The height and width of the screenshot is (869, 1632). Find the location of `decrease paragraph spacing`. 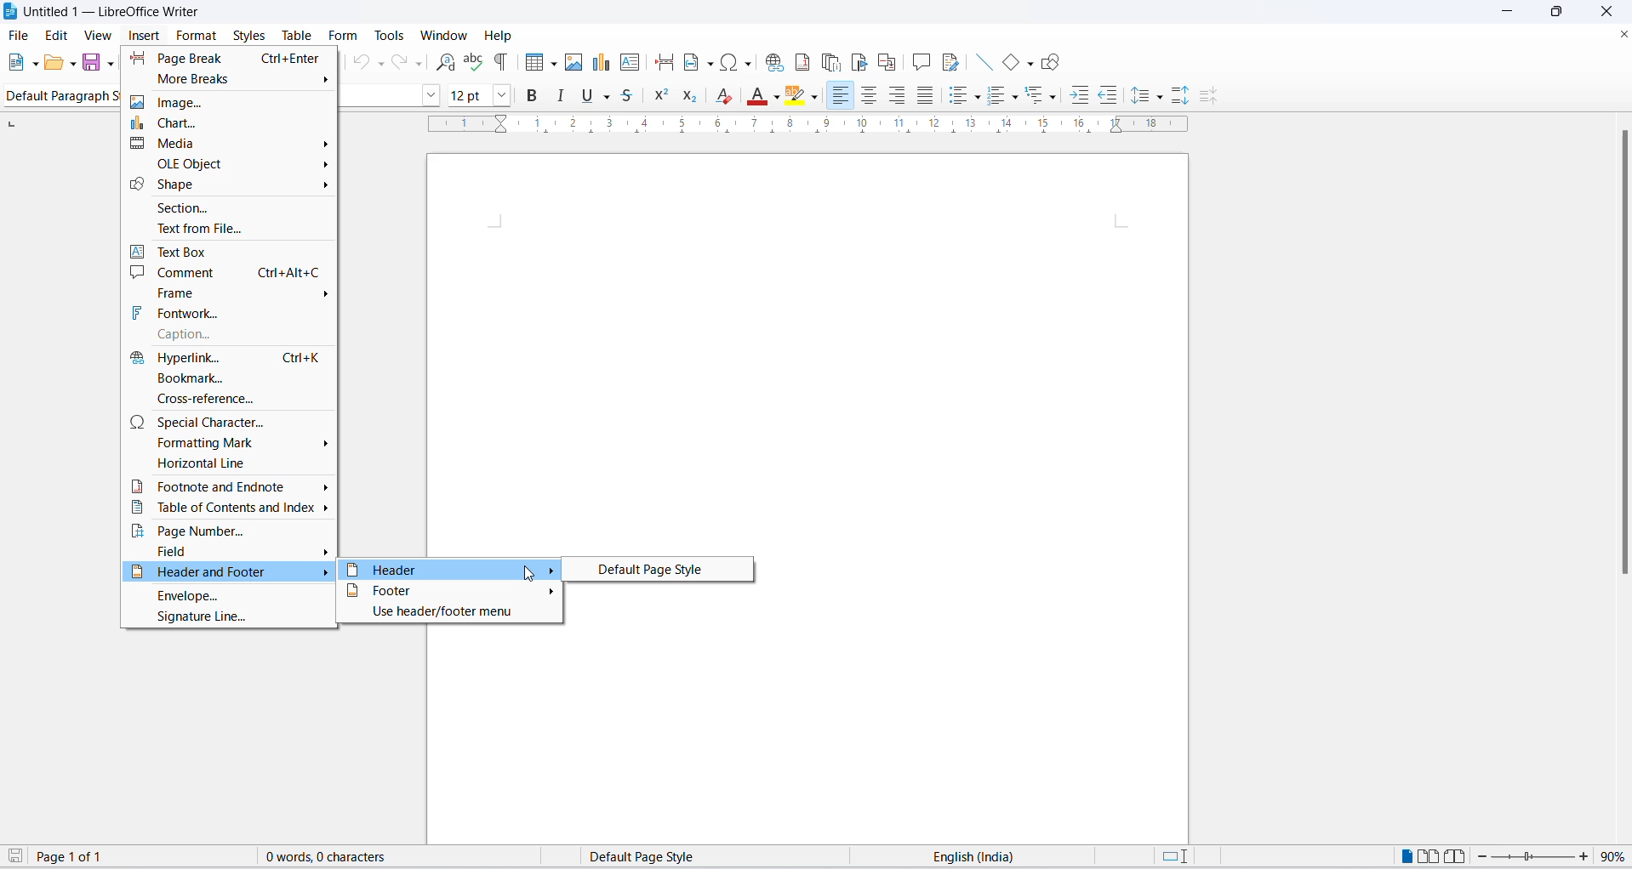

decrease paragraph spacing is located at coordinates (1210, 99).